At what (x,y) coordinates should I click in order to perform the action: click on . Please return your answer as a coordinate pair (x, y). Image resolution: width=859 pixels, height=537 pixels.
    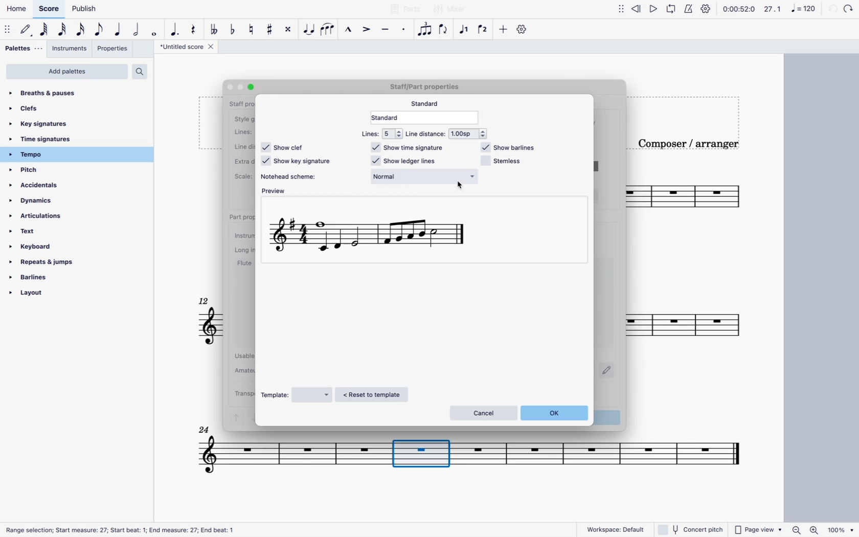
    Looking at the image, I should click on (252, 85).